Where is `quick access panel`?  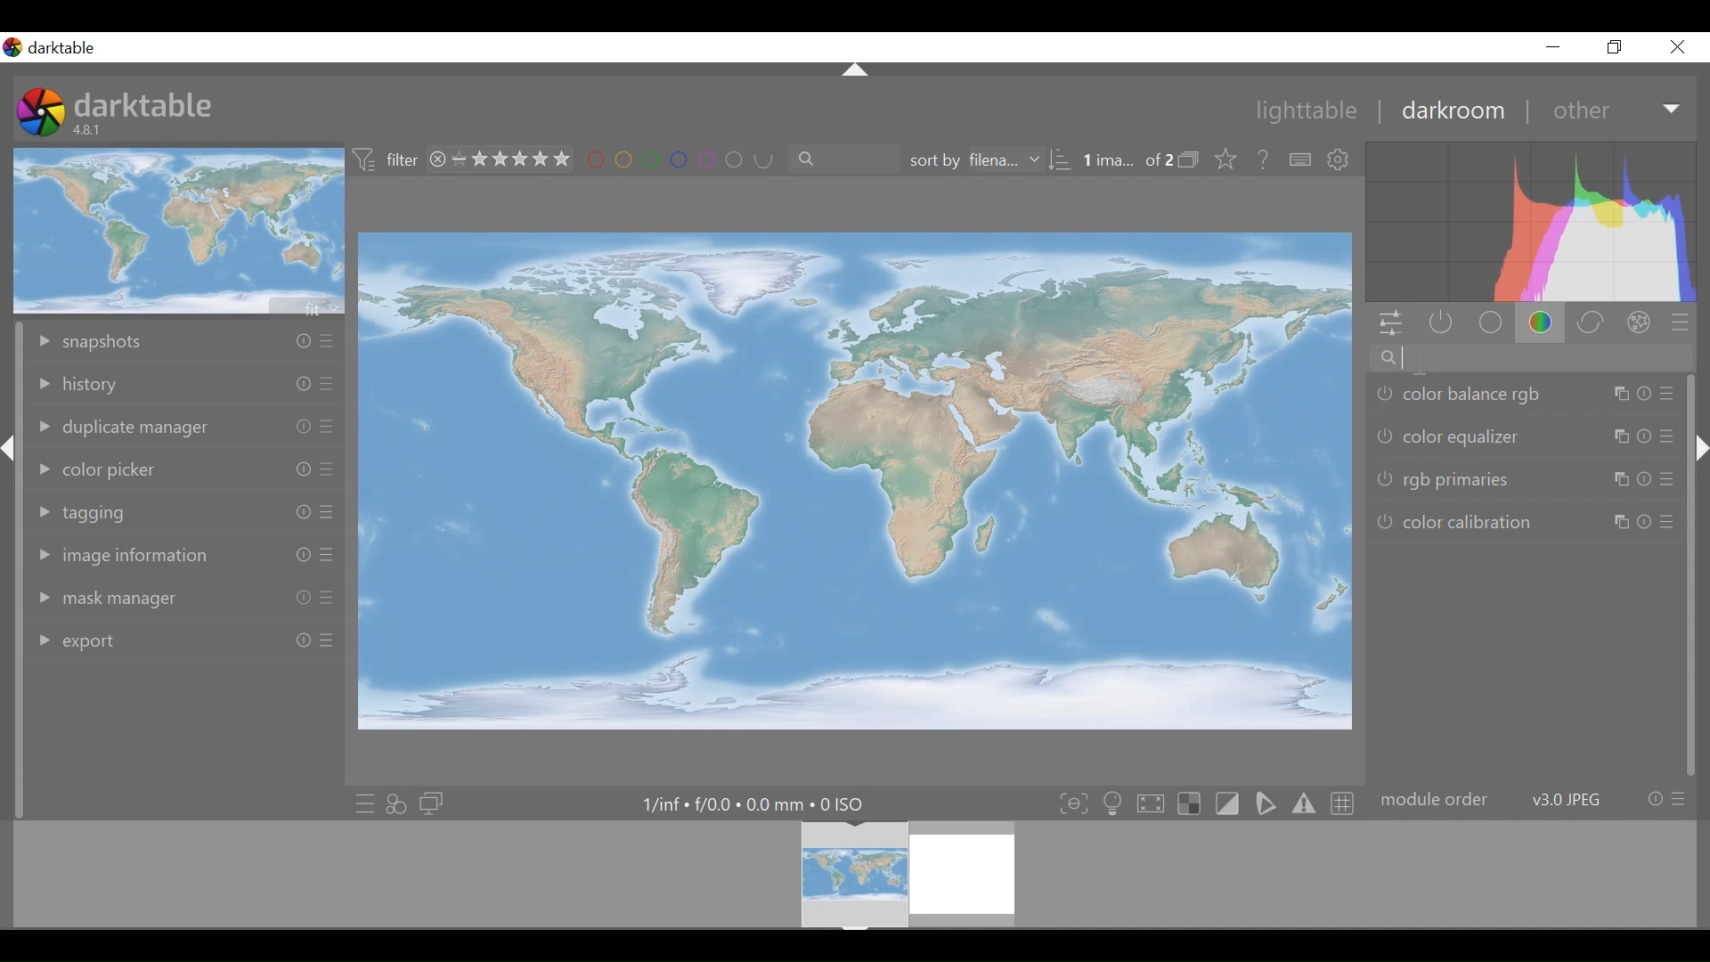 quick access panel is located at coordinates (1392, 324).